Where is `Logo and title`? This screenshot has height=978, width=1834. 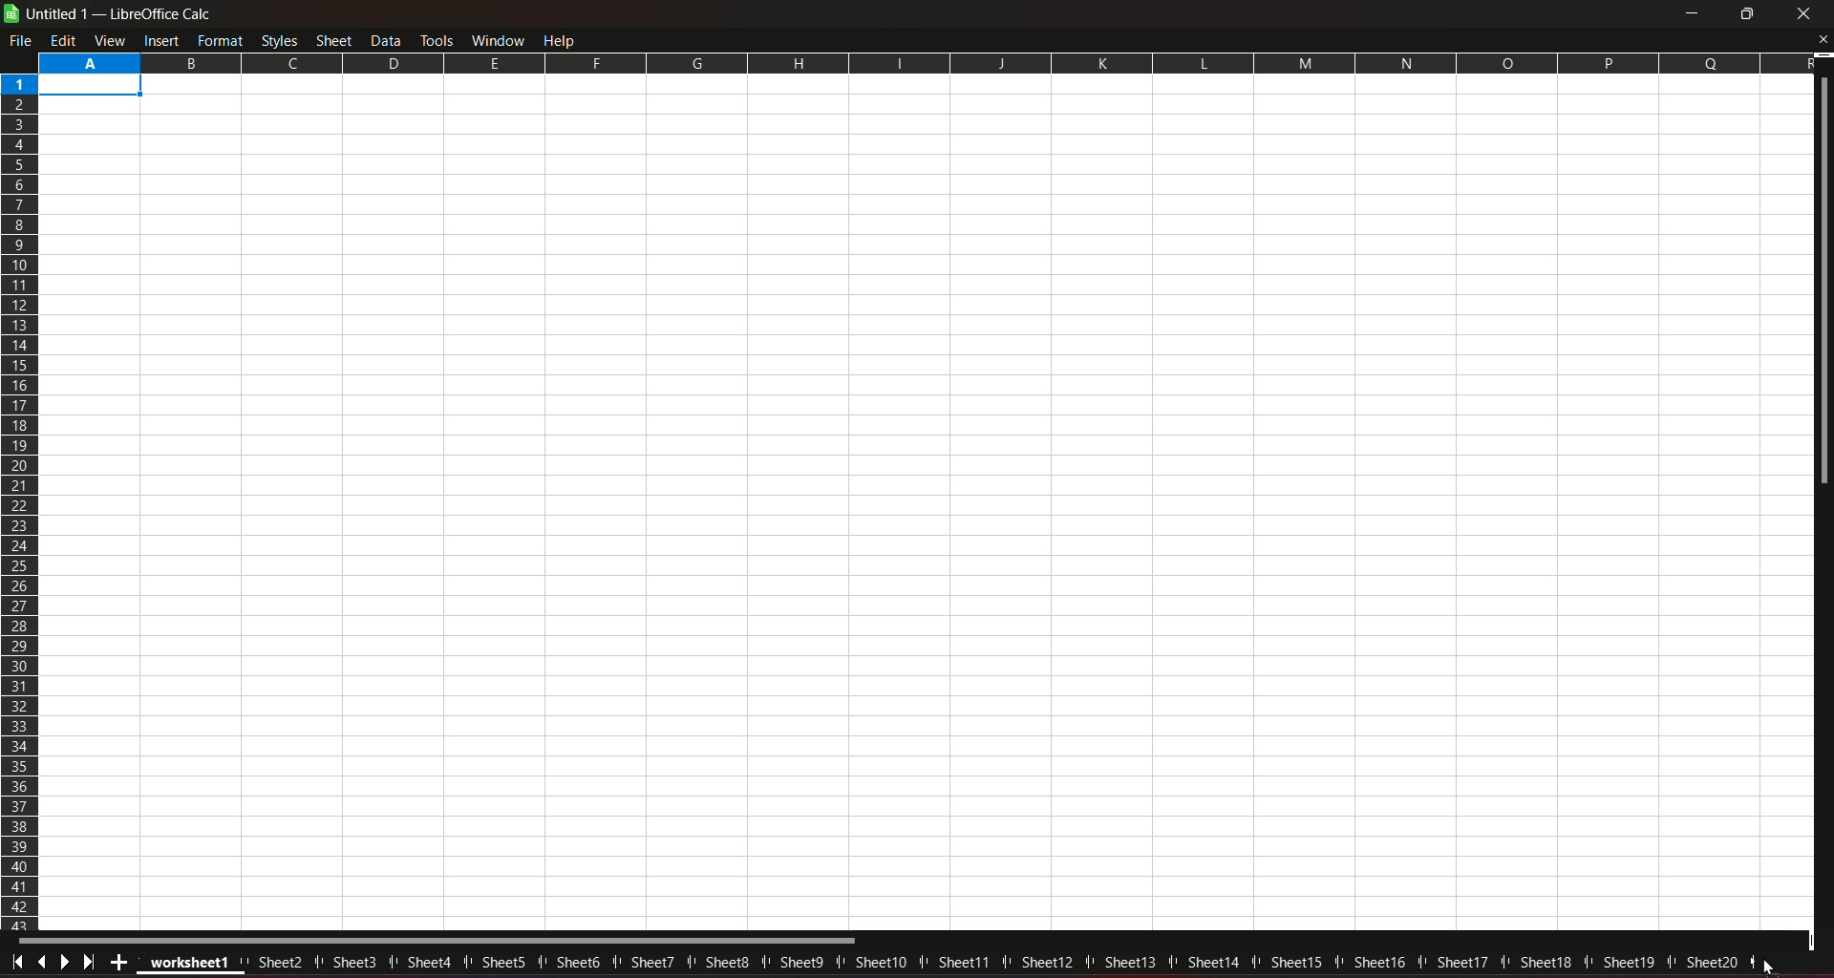
Logo and title is located at coordinates (109, 13).